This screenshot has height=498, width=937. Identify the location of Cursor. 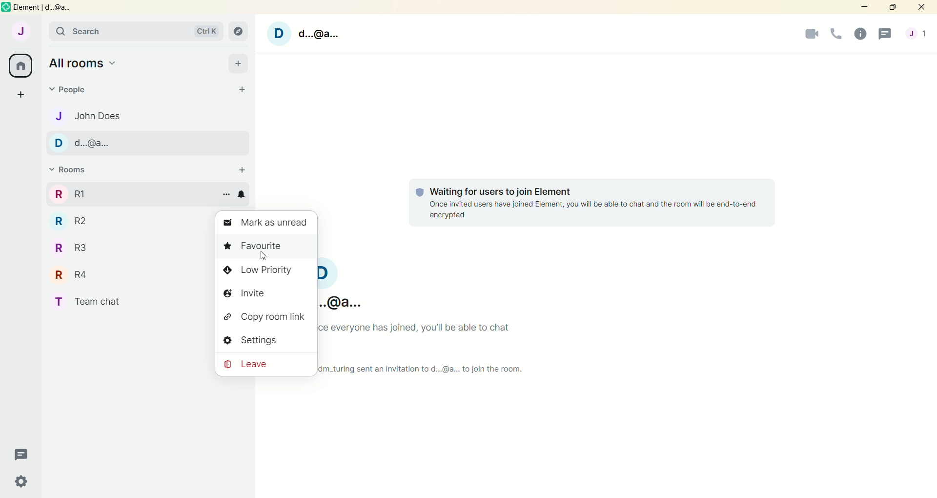
(265, 256).